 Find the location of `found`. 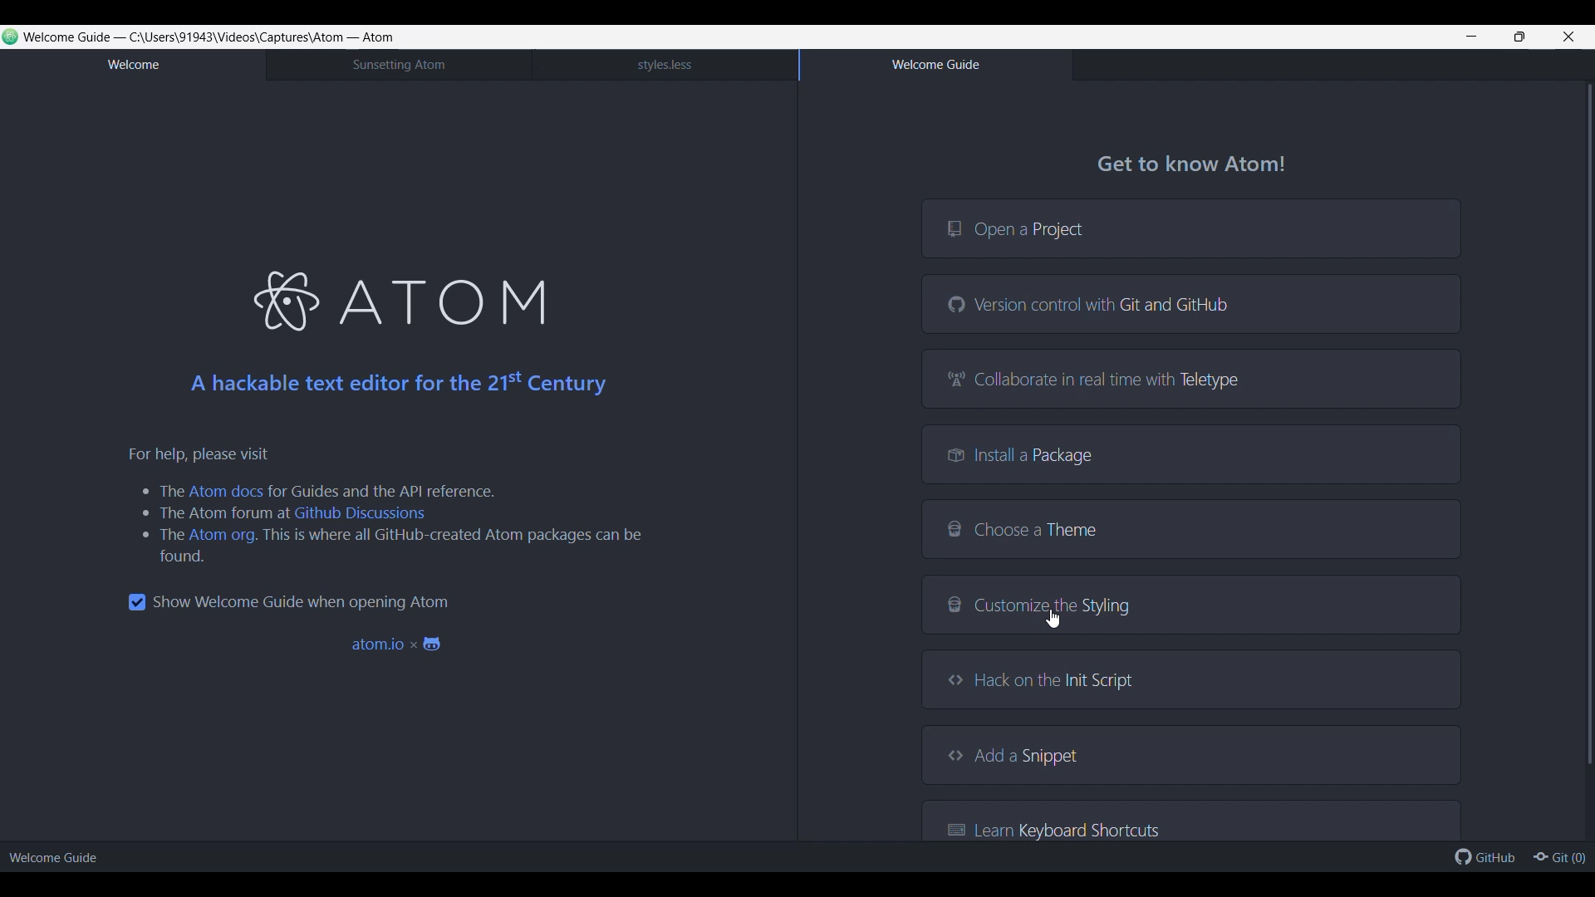

found is located at coordinates (169, 557).